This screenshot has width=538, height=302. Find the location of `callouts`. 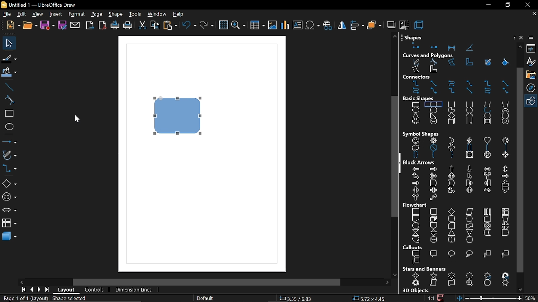

callouts is located at coordinates (414, 247).